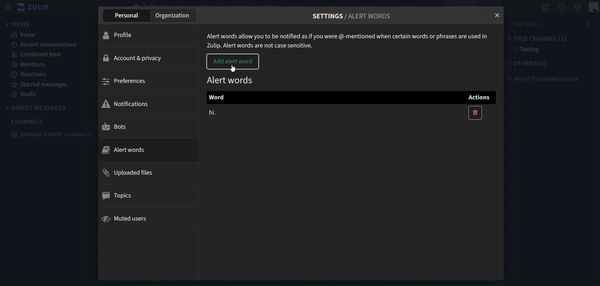  Describe the element at coordinates (27, 96) in the screenshot. I see `drafts` at that location.